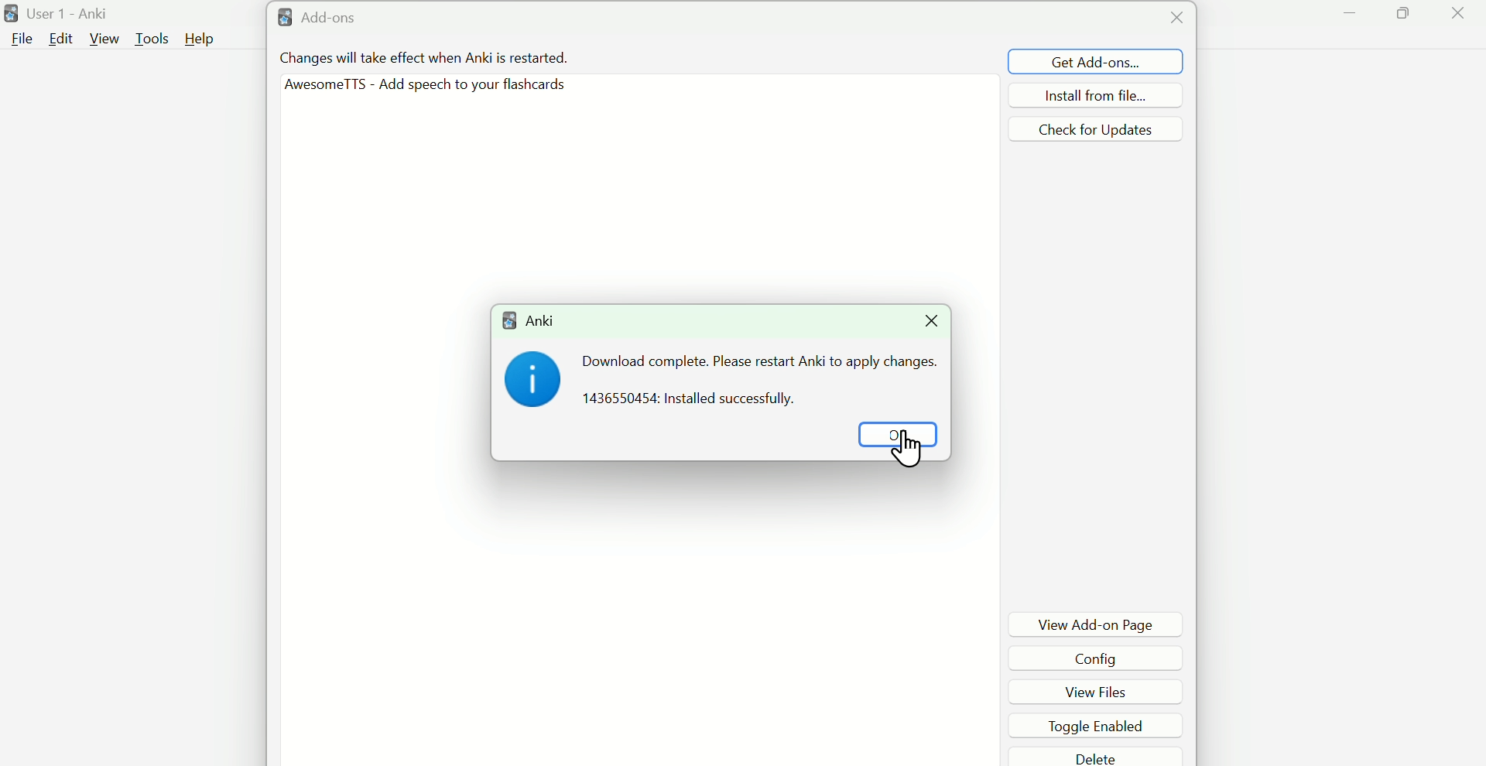  What do you see at coordinates (1101, 658) in the screenshot?
I see `Config` at bounding box center [1101, 658].